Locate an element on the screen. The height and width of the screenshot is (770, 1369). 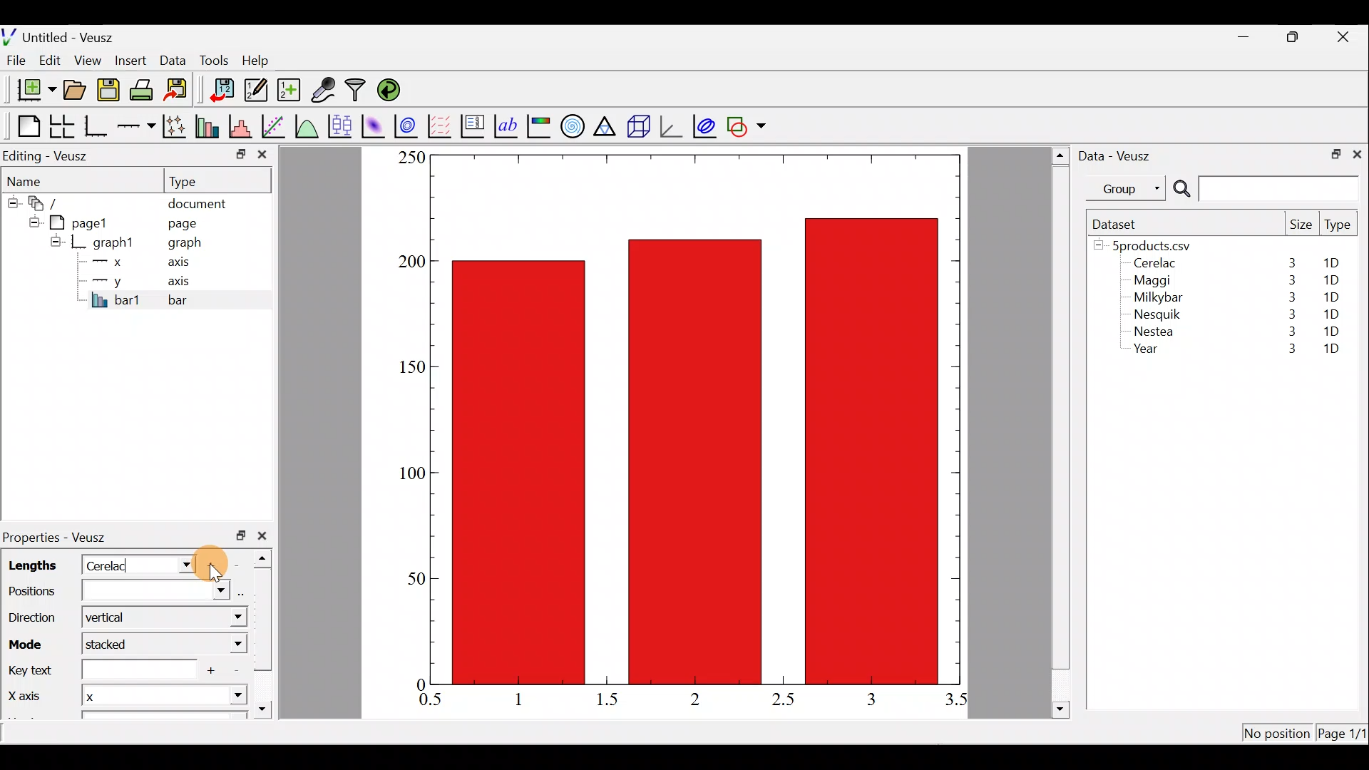
3 is located at coordinates (1291, 262).